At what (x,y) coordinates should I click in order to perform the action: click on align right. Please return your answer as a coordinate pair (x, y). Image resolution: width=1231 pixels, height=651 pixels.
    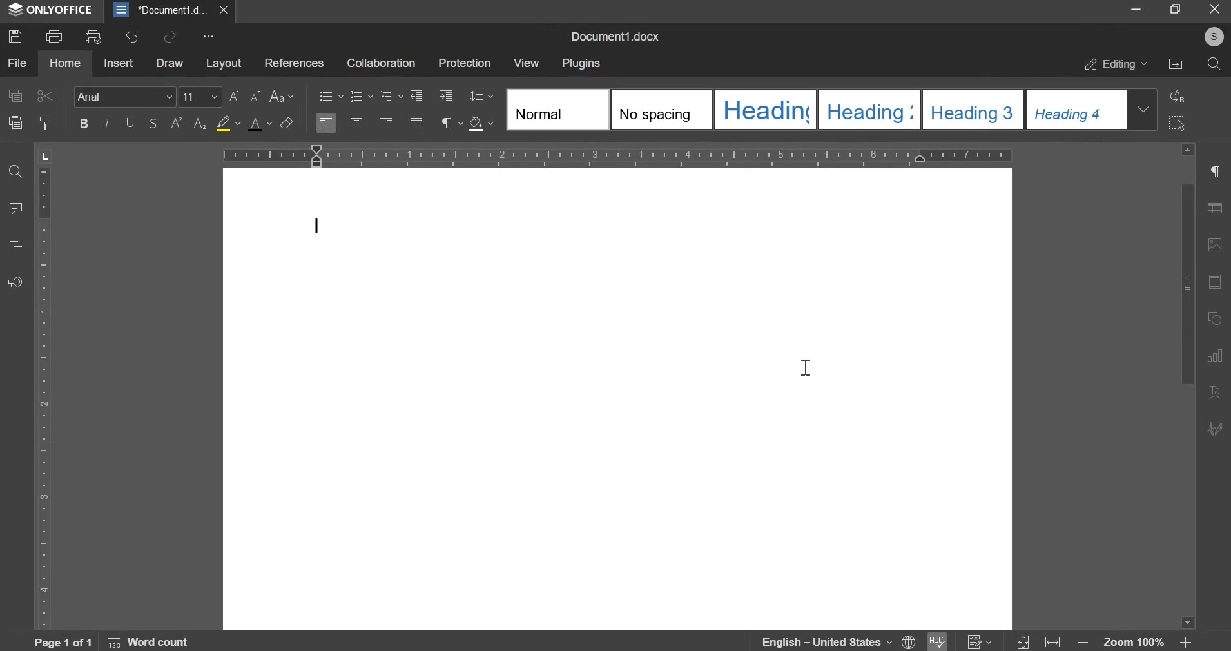
    Looking at the image, I should click on (388, 125).